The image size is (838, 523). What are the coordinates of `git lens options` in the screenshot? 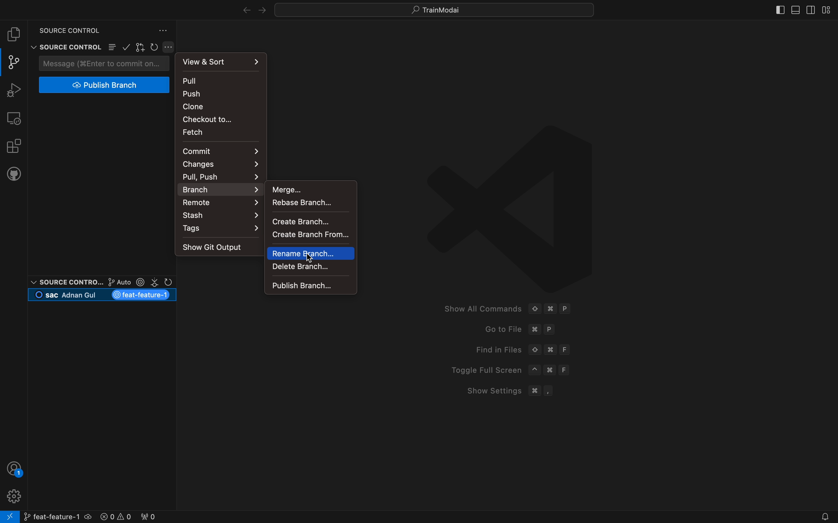 It's located at (138, 282).